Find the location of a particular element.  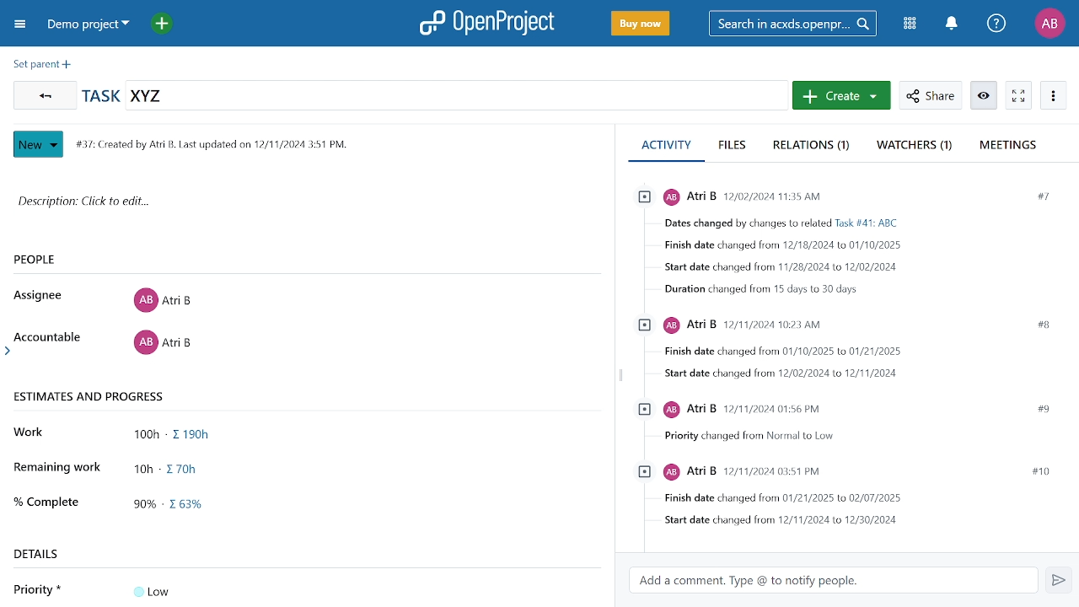

Create is located at coordinates (840, 94).